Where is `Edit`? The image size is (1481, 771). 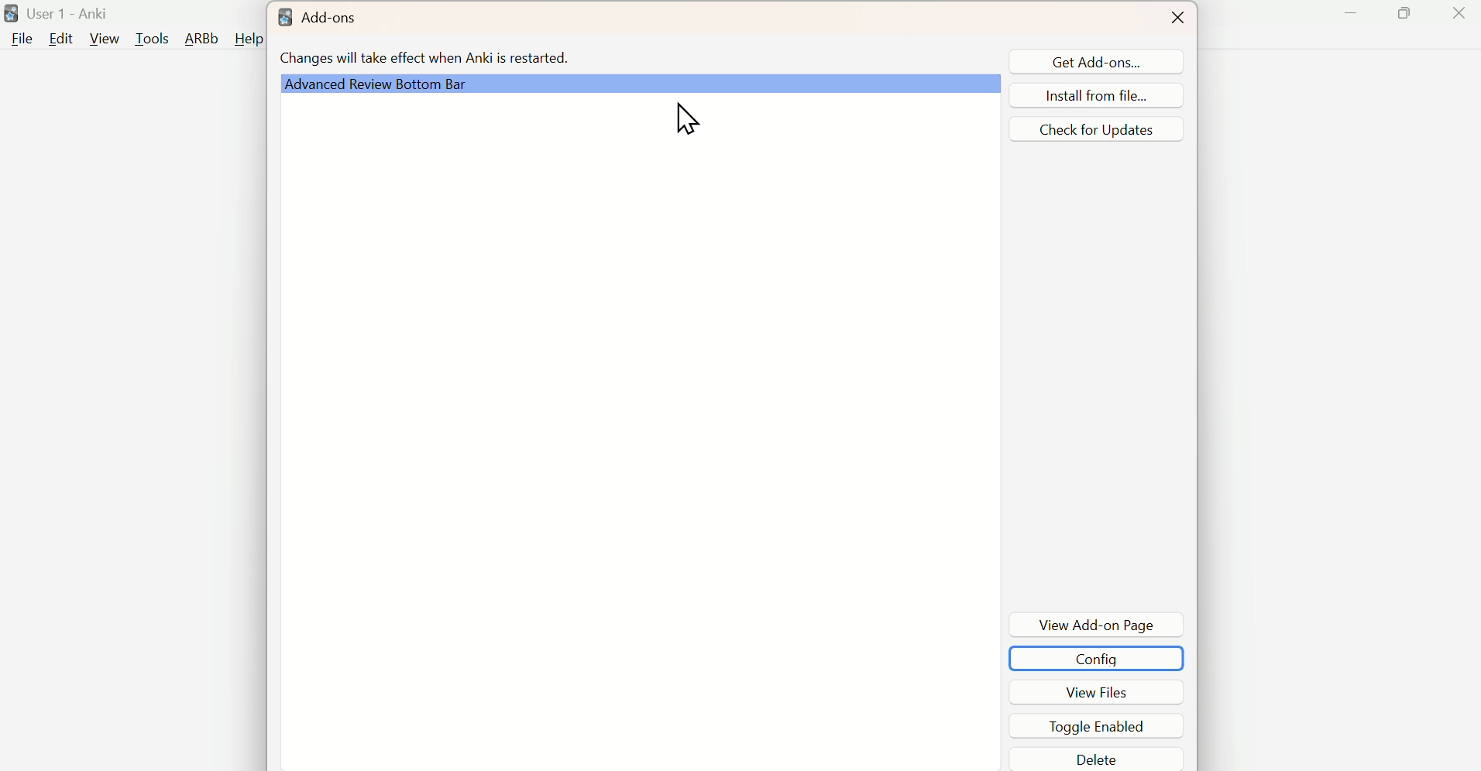 Edit is located at coordinates (60, 39).